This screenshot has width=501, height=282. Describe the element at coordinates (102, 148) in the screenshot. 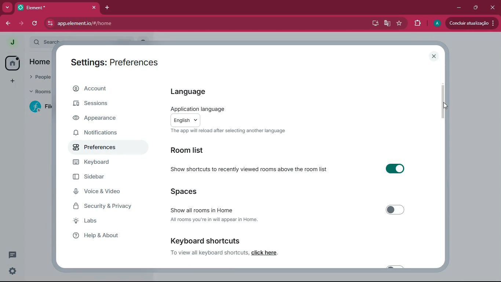

I see `preferences` at that location.